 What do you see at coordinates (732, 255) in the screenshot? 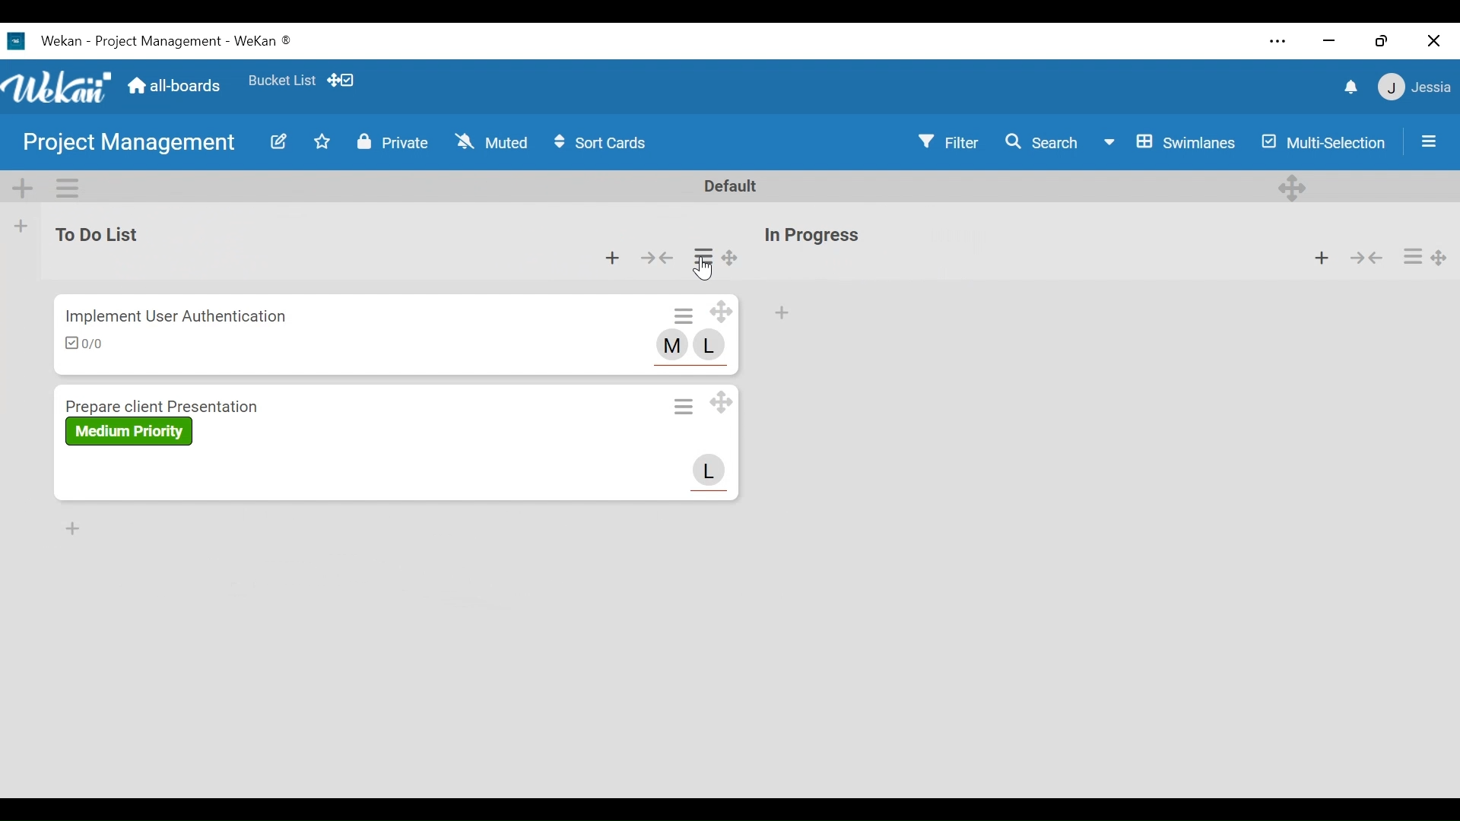
I see `Drag` at bounding box center [732, 255].